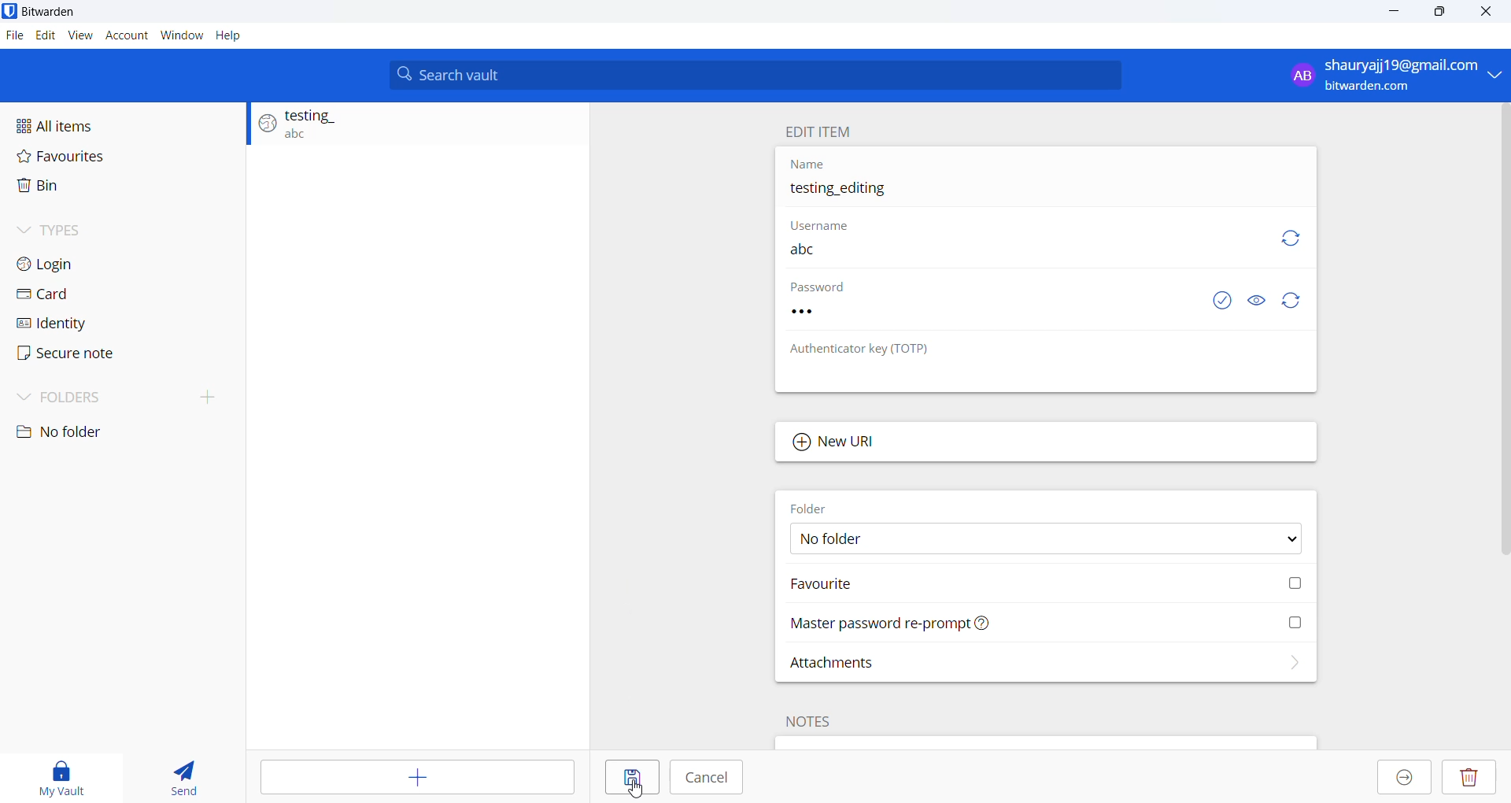 Image resolution: width=1511 pixels, height=803 pixels. I want to click on Account, so click(125, 34).